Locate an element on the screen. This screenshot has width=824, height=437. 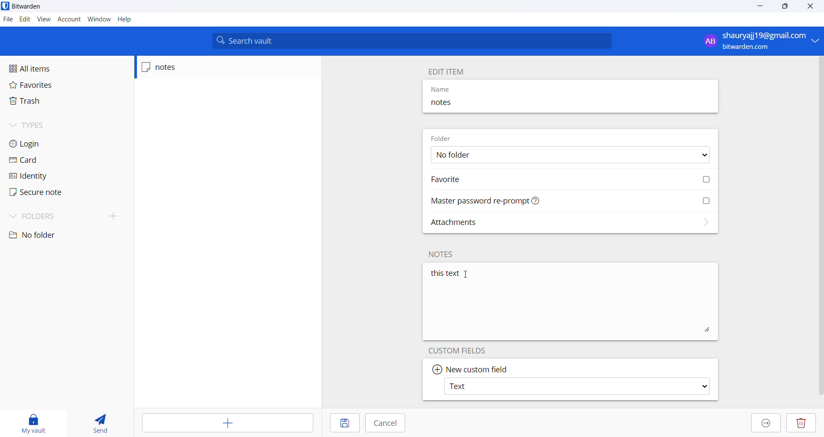
vertical scrollbar is located at coordinates (819, 225).